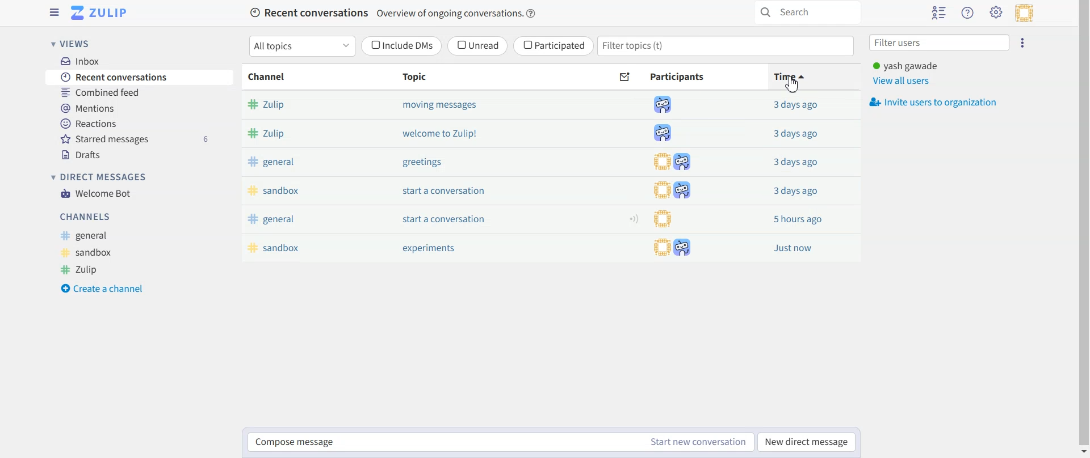 This screenshot has width=1090, height=458. What do you see at coordinates (1023, 42) in the screenshot?
I see `Ellipsis` at bounding box center [1023, 42].